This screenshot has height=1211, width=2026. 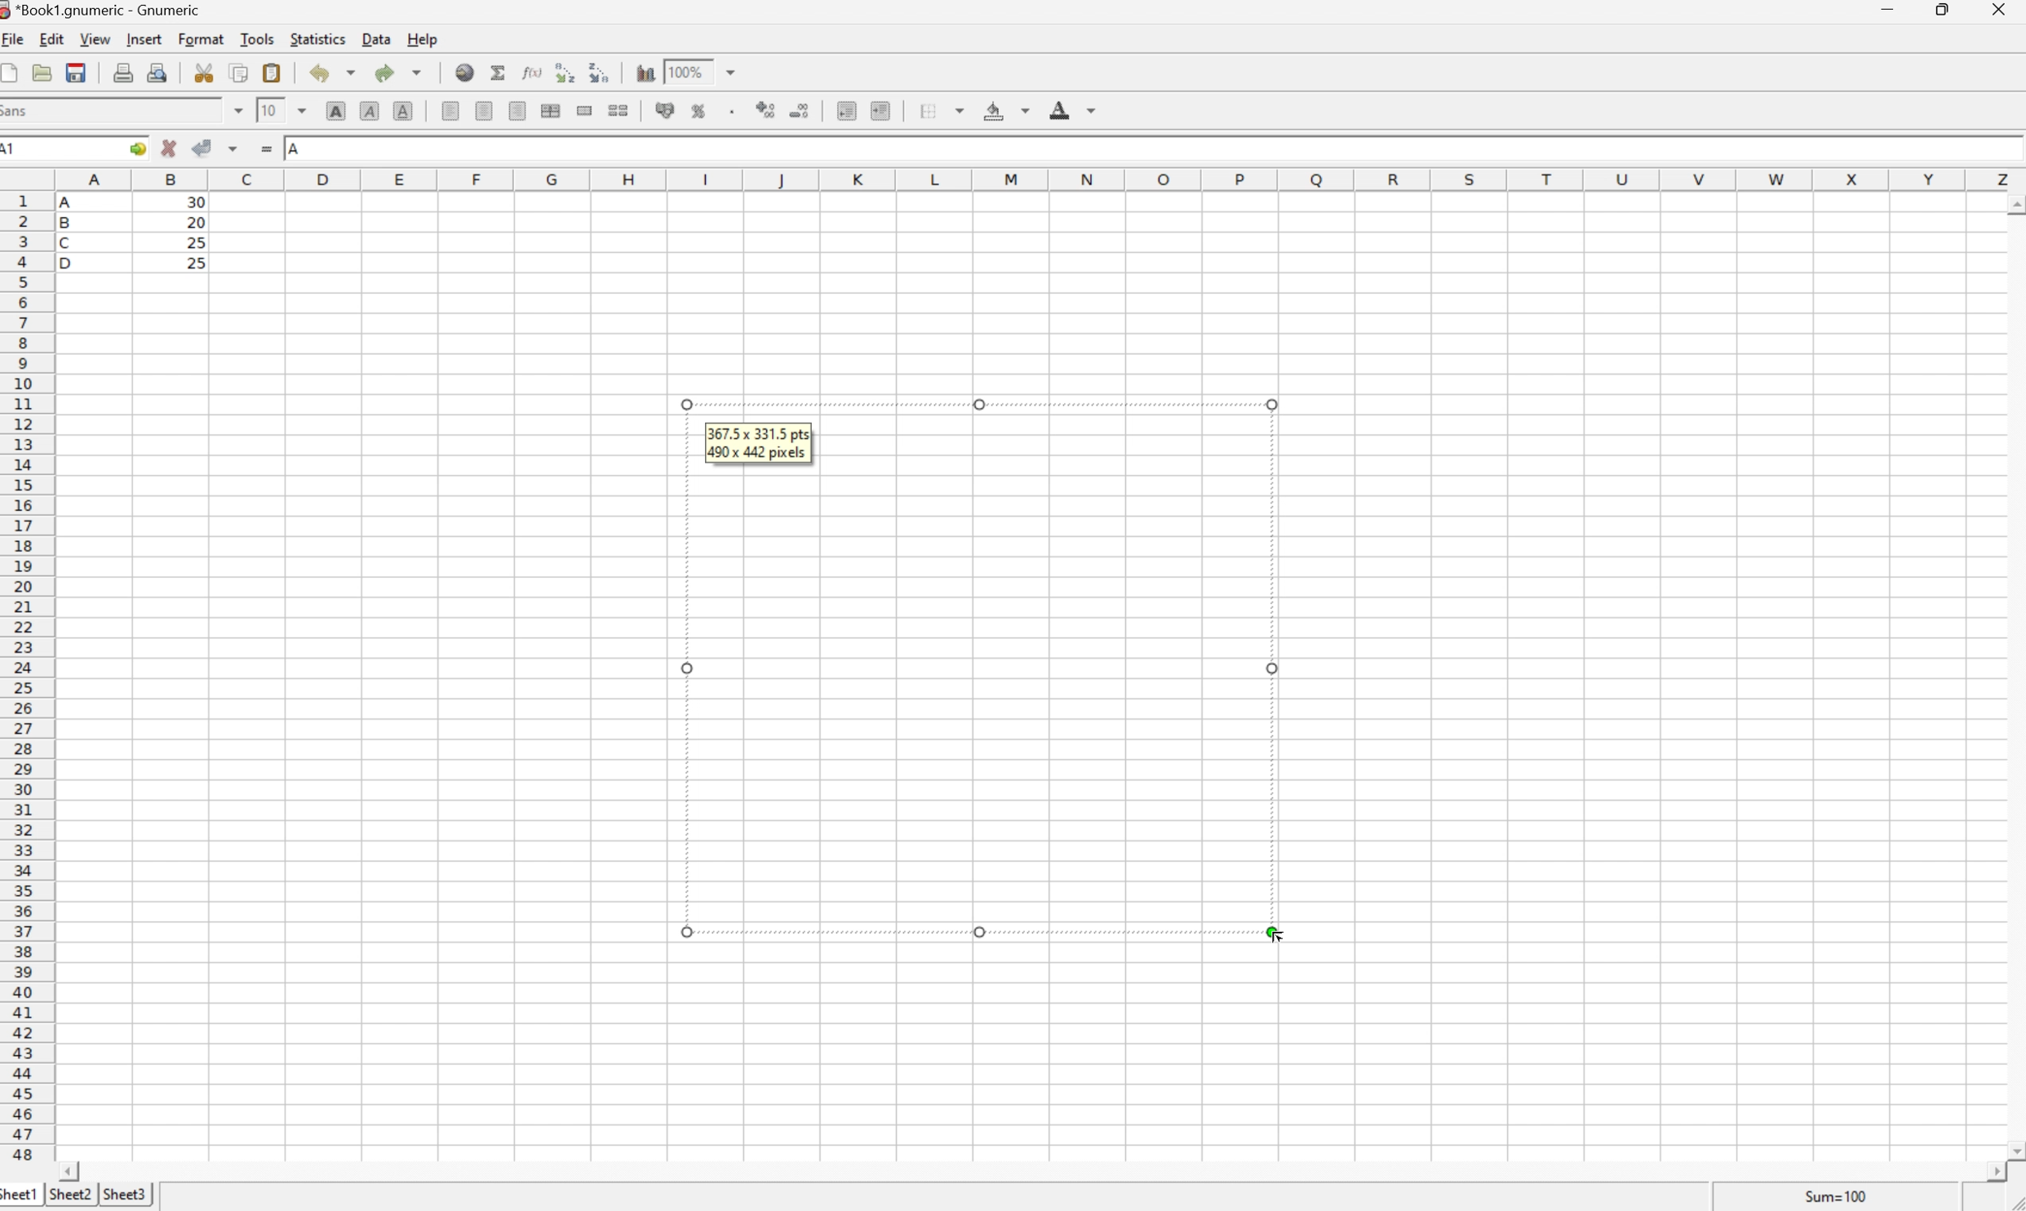 I want to click on View, so click(x=96, y=39).